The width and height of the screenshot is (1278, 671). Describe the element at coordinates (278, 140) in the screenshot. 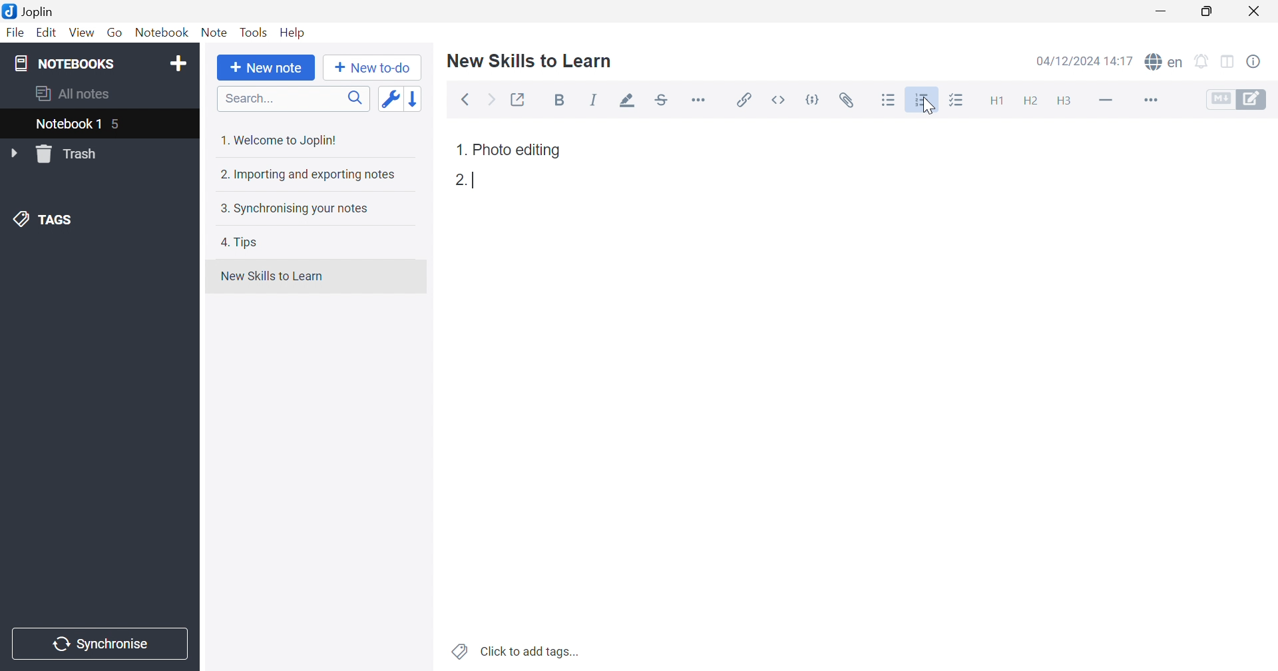

I see `1. Welcome to Joplin` at that location.